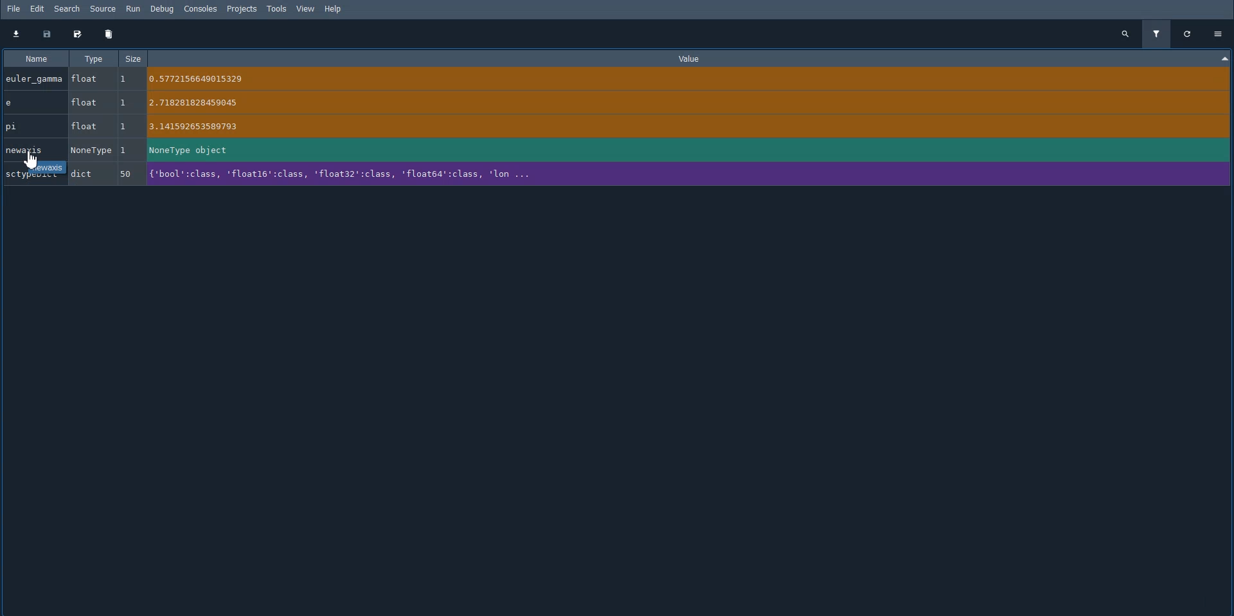 The image size is (1234, 616). Describe the element at coordinates (1189, 33) in the screenshot. I see `Refresh all variables ` at that location.